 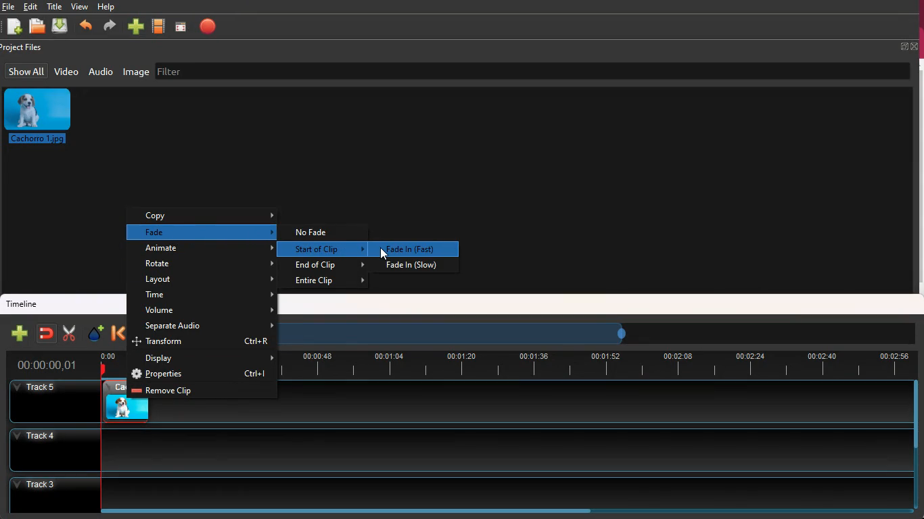 What do you see at coordinates (206, 343) in the screenshot?
I see `transform` at bounding box center [206, 343].